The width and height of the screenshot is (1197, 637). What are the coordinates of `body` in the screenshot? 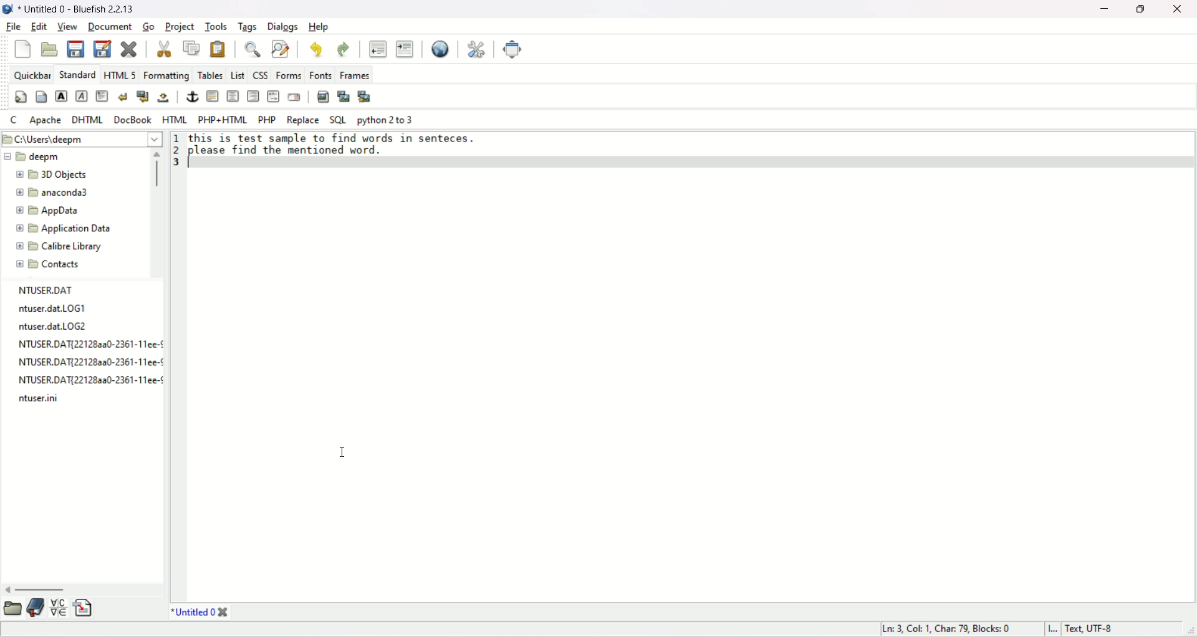 It's located at (41, 97).